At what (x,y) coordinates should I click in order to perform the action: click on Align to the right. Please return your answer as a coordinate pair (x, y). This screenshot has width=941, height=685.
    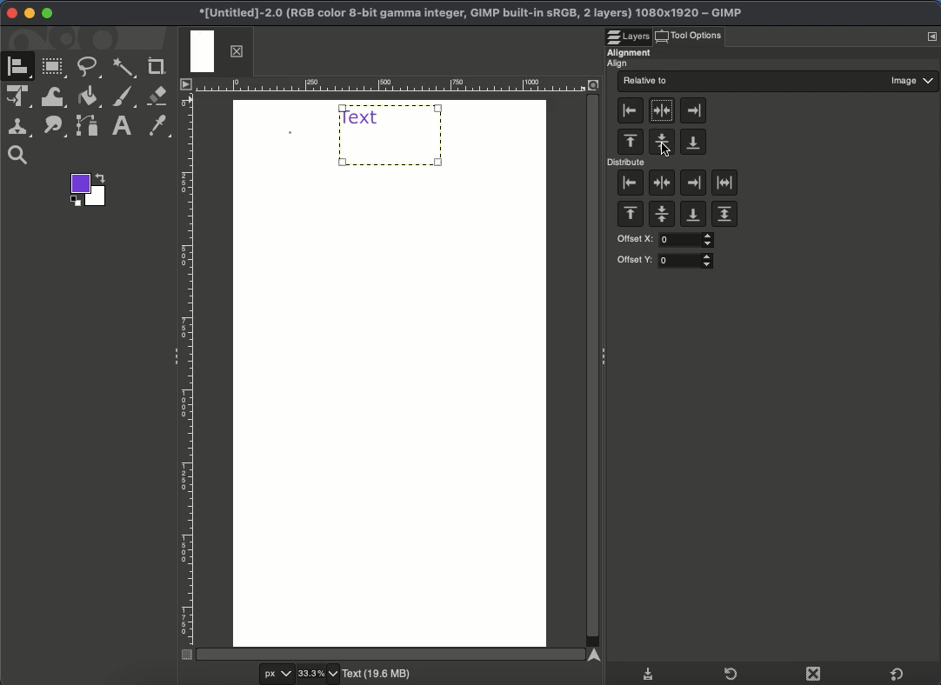
    Looking at the image, I should click on (693, 110).